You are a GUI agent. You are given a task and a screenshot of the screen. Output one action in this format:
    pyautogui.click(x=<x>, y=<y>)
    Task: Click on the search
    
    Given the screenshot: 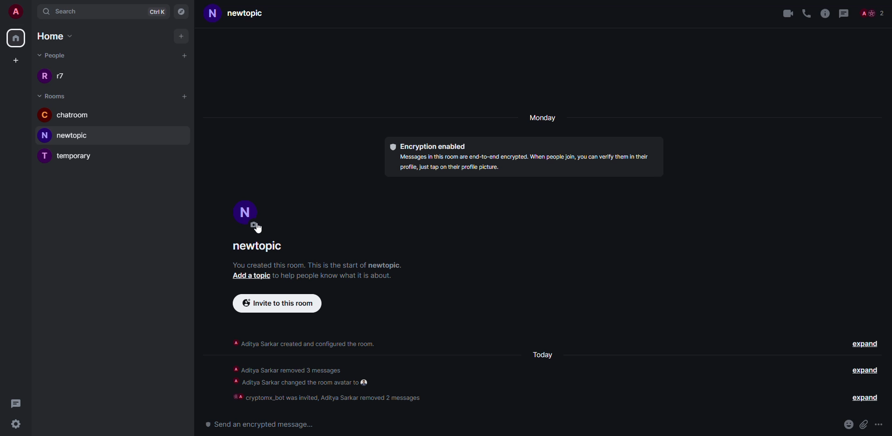 What is the action you would take?
    pyautogui.click(x=68, y=11)
    